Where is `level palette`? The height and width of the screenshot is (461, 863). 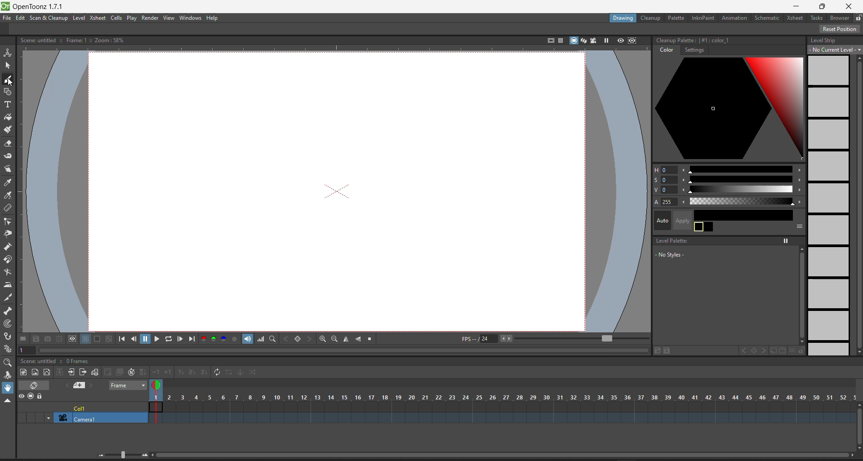 level palette is located at coordinates (670, 241).